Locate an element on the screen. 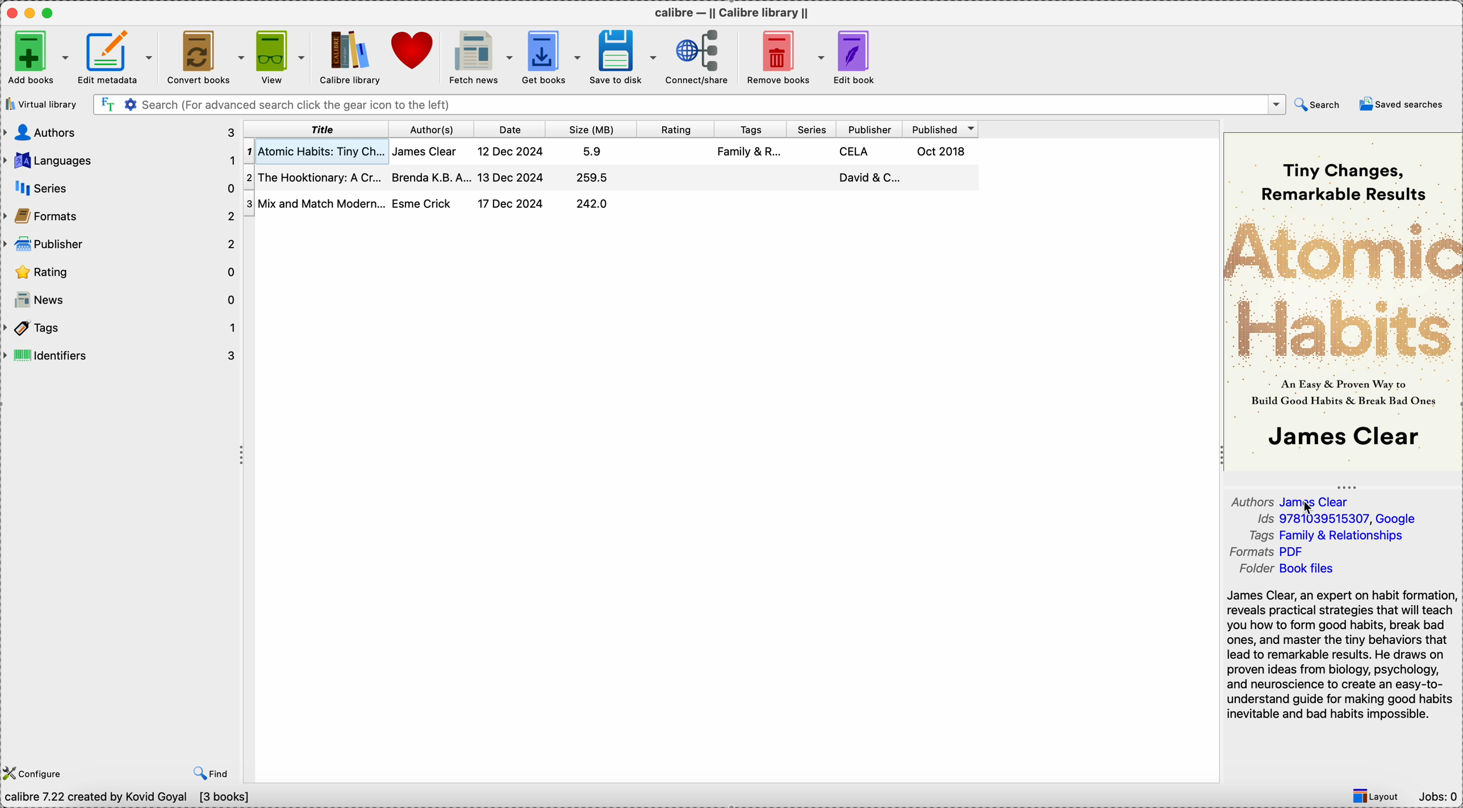  series is located at coordinates (120, 187).